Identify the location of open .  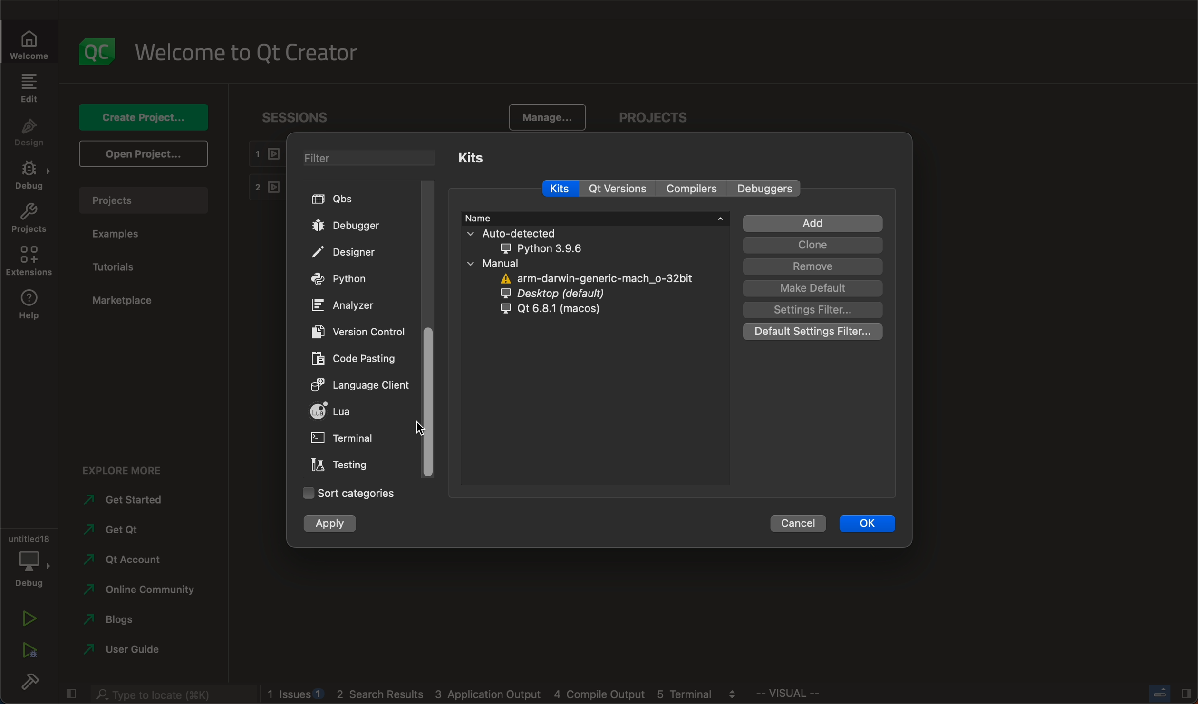
(141, 154).